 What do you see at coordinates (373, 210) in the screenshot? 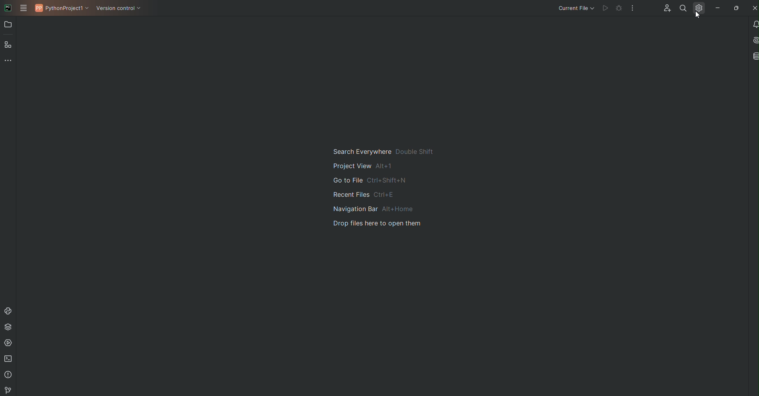
I see `navigation bar` at bounding box center [373, 210].